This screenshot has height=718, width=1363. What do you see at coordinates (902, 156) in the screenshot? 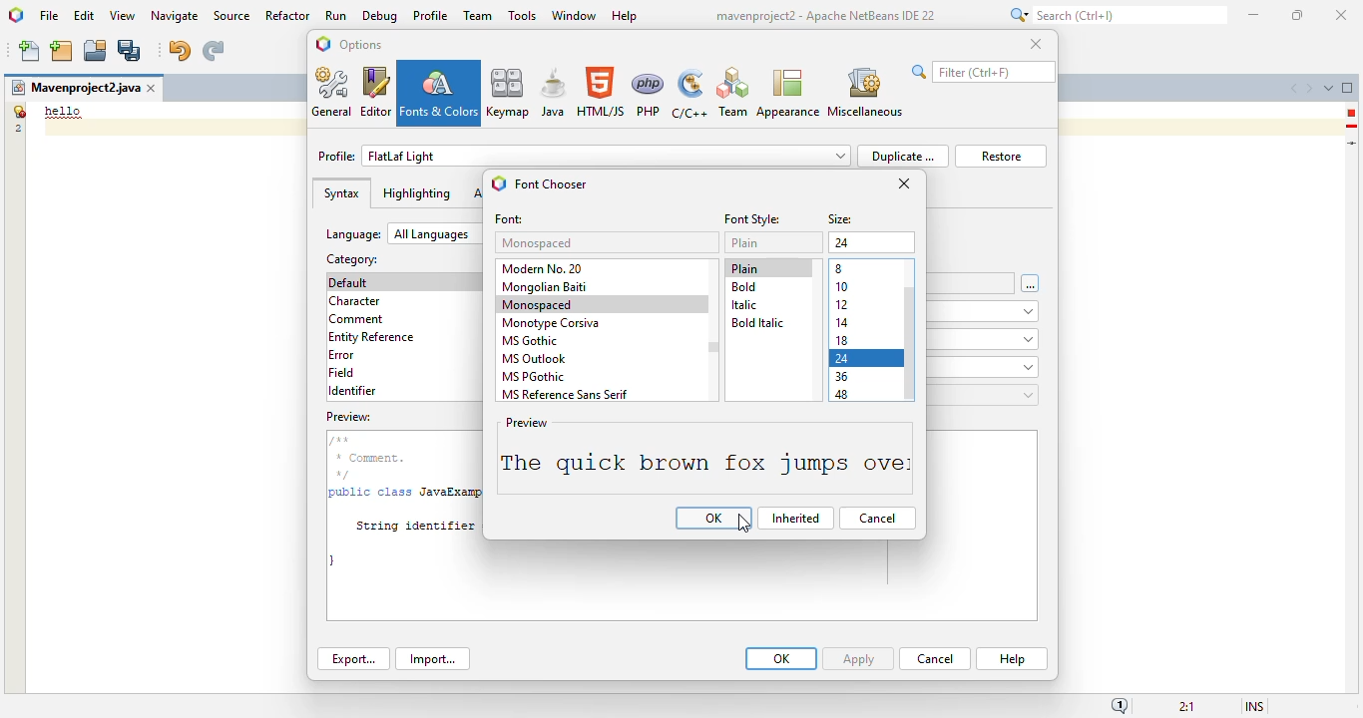
I see `duplicate` at bounding box center [902, 156].